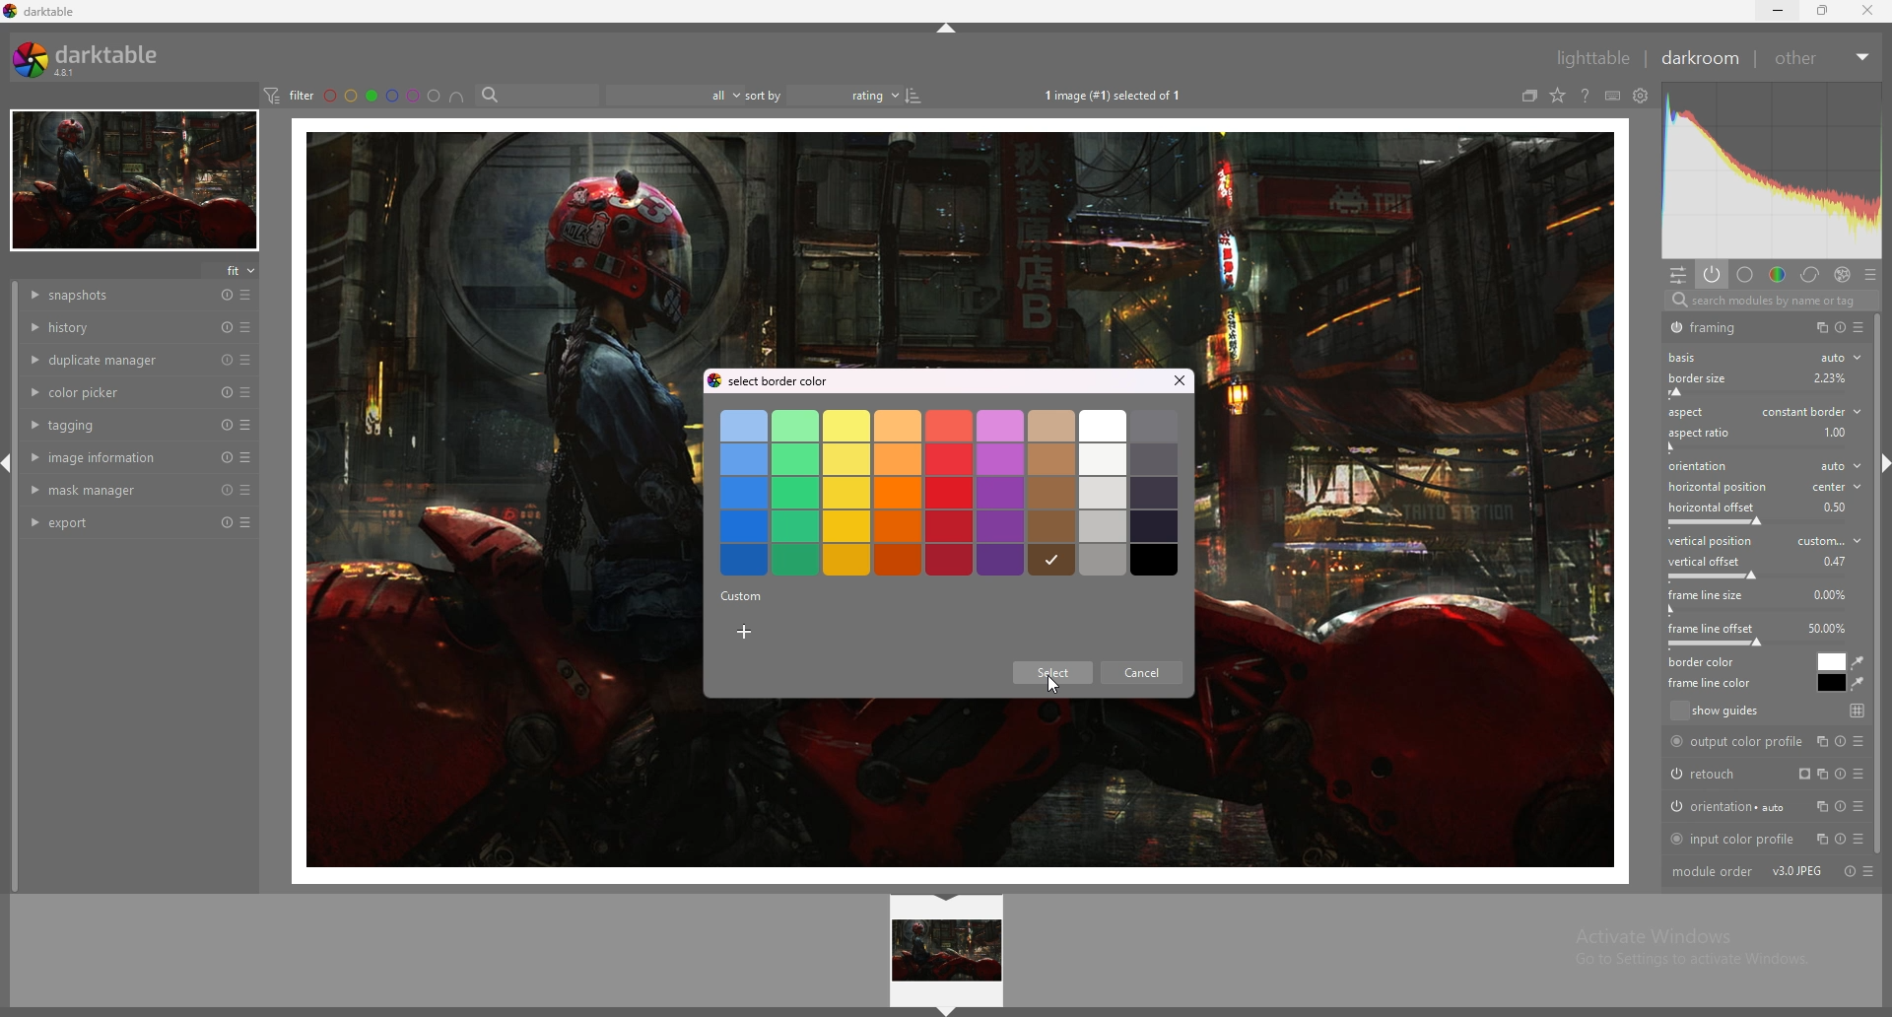 Image resolution: width=1892 pixels, height=1017 pixels. Describe the element at coordinates (745, 634) in the screenshot. I see `add custom color` at that location.